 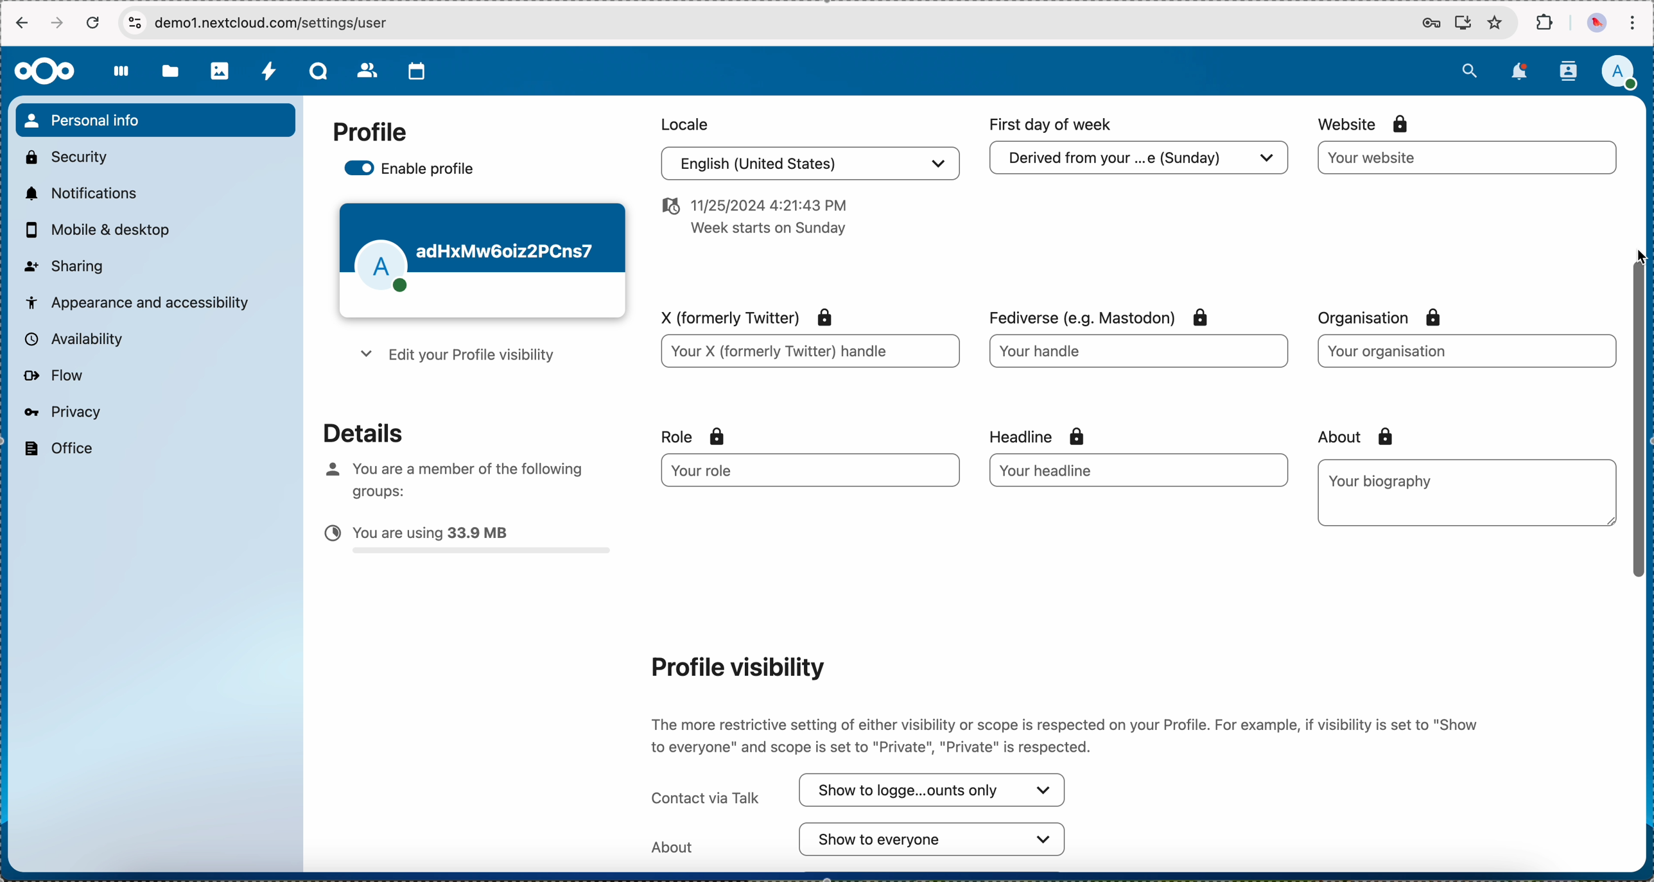 What do you see at coordinates (1366, 123) in the screenshot?
I see `website` at bounding box center [1366, 123].